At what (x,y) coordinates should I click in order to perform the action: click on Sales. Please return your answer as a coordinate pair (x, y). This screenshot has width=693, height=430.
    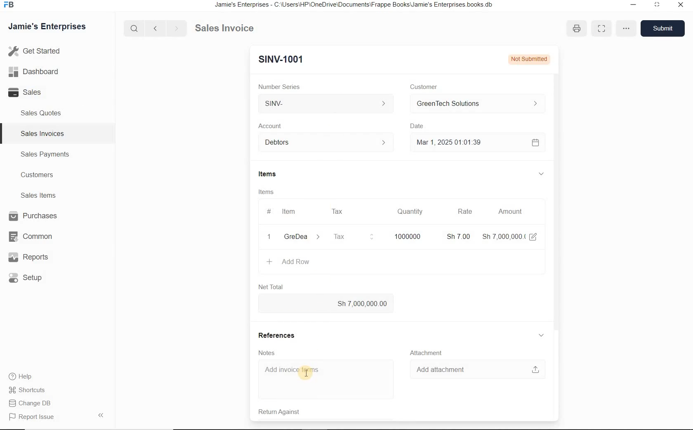
    Looking at the image, I should click on (28, 93).